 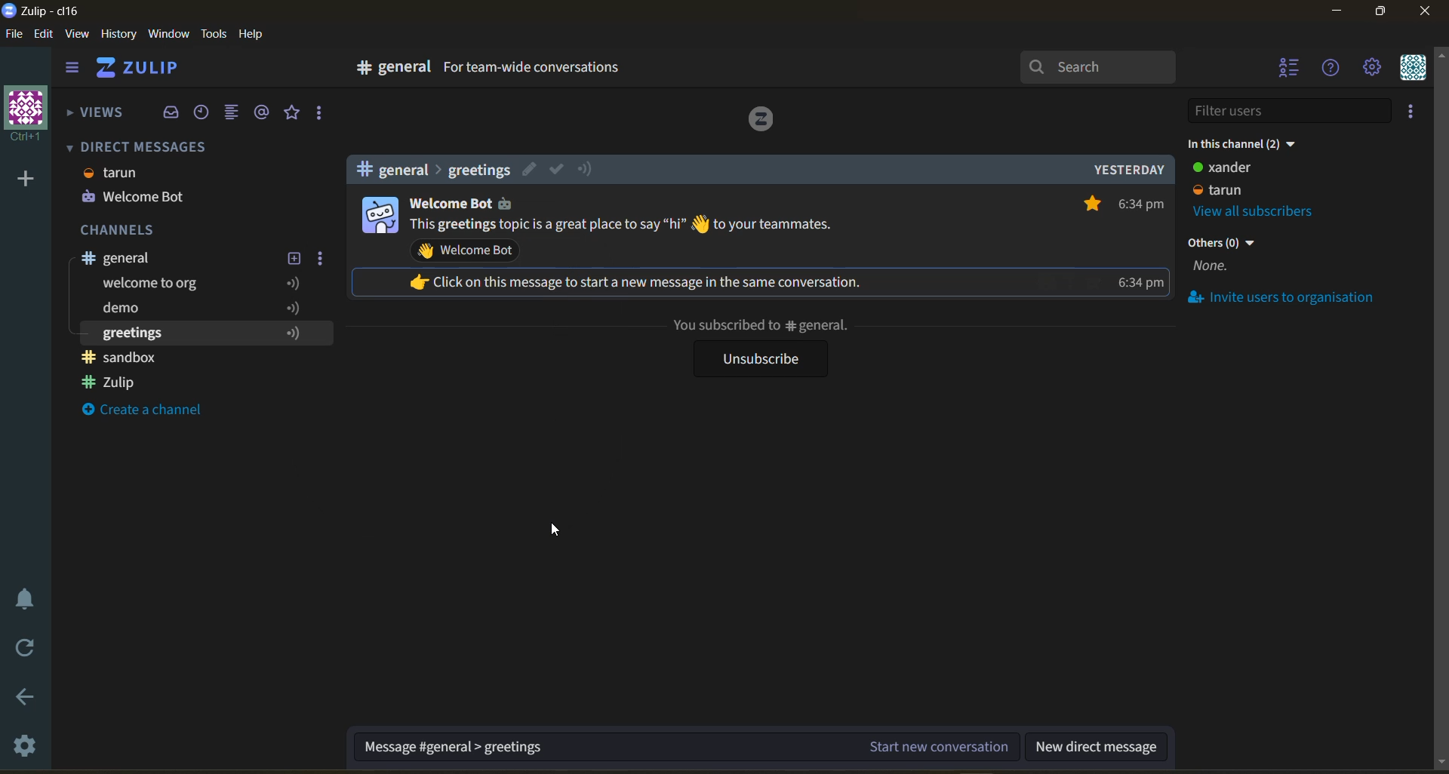 I want to click on for team-wide conversations, so click(x=534, y=69).